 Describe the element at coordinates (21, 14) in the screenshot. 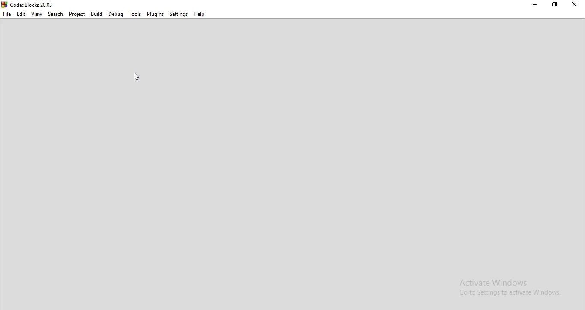

I see `Edit ` at that location.